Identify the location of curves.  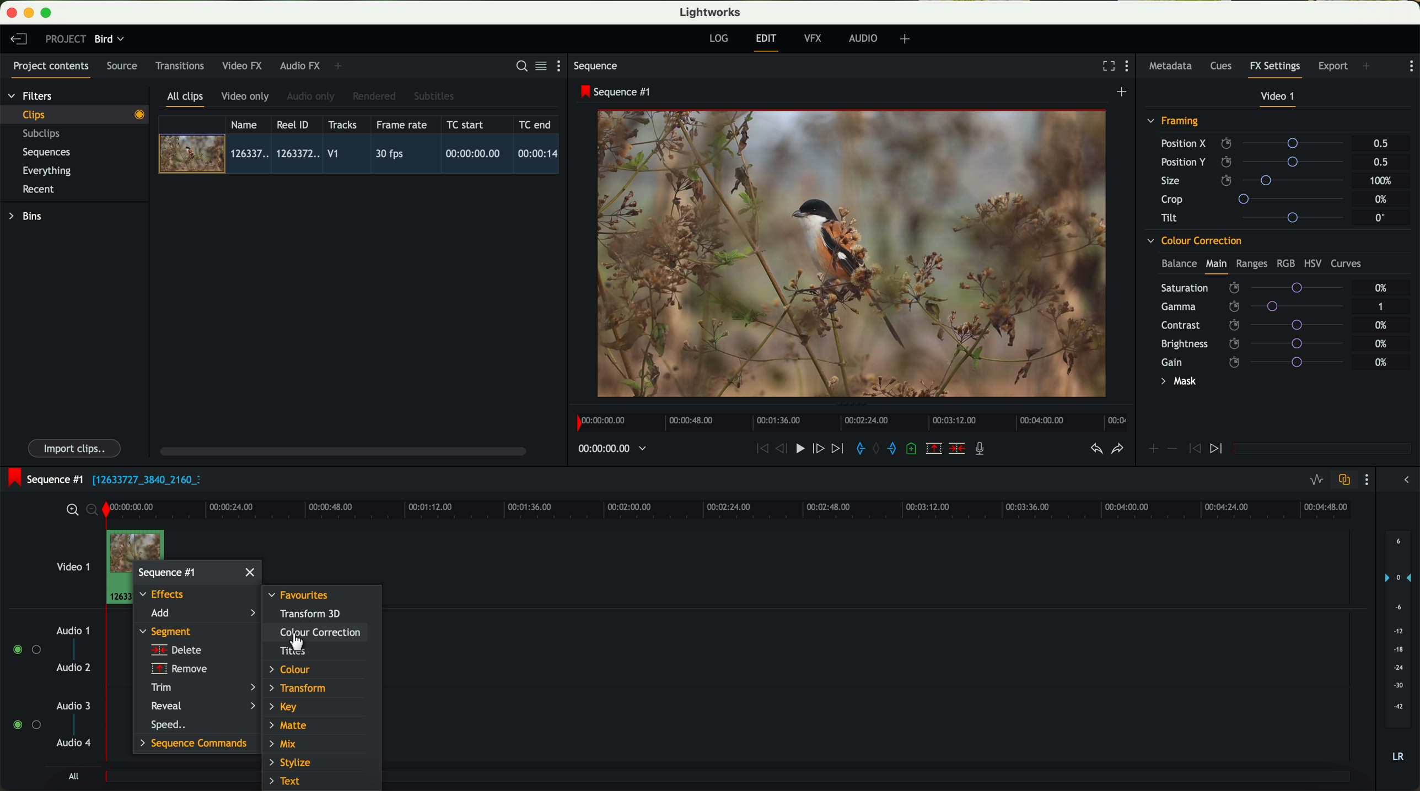
(1346, 264).